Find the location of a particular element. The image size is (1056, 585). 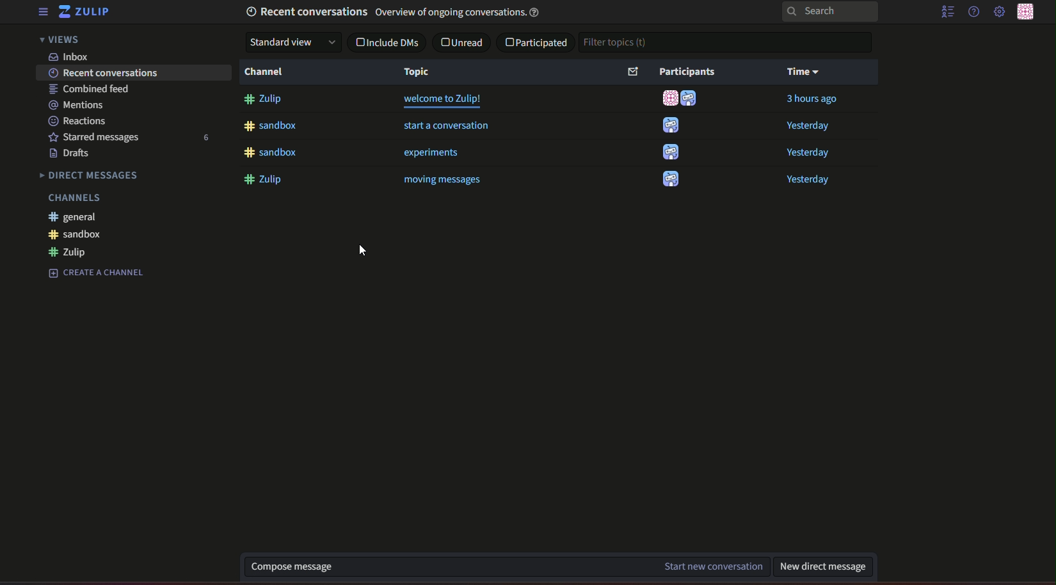

personal menu is located at coordinates (1028, 12).